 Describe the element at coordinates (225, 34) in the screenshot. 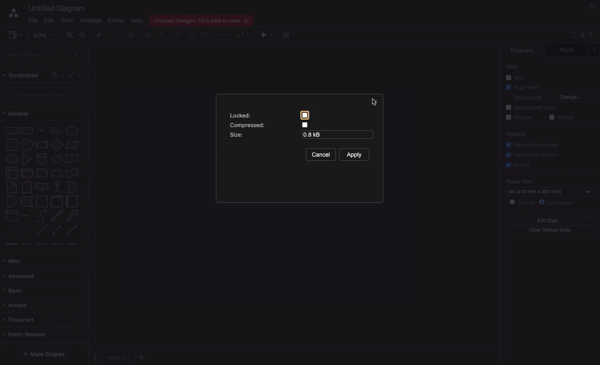

I see `Arrows` at that location.